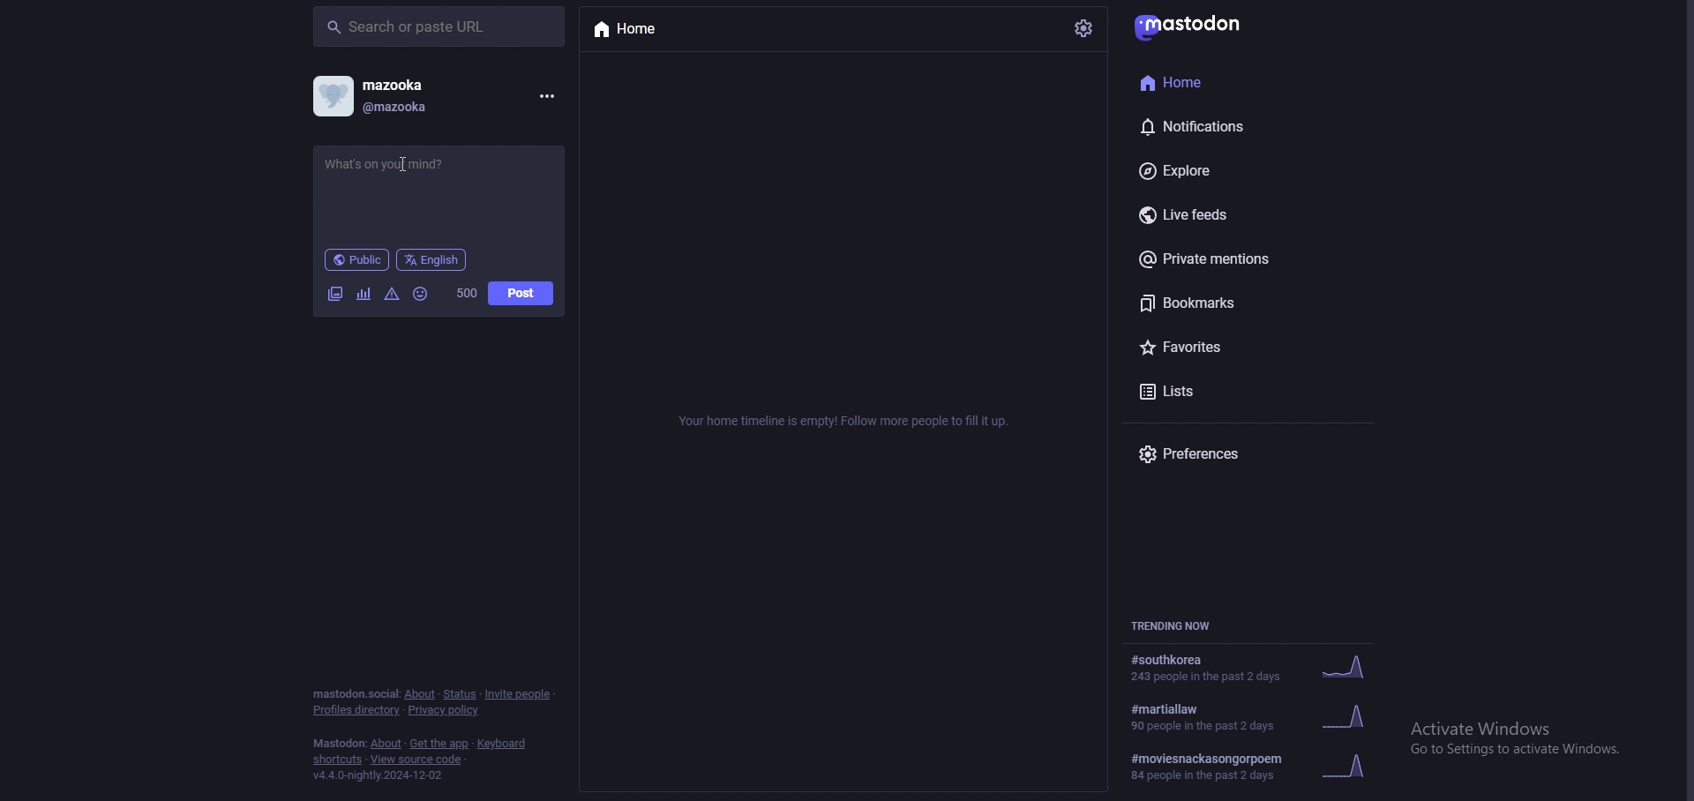 Image resolution: width=1694 pixels, height=801 pixels. Describe the element at coordinates (459, 693) in the screenshot. I see `Status` at that location.